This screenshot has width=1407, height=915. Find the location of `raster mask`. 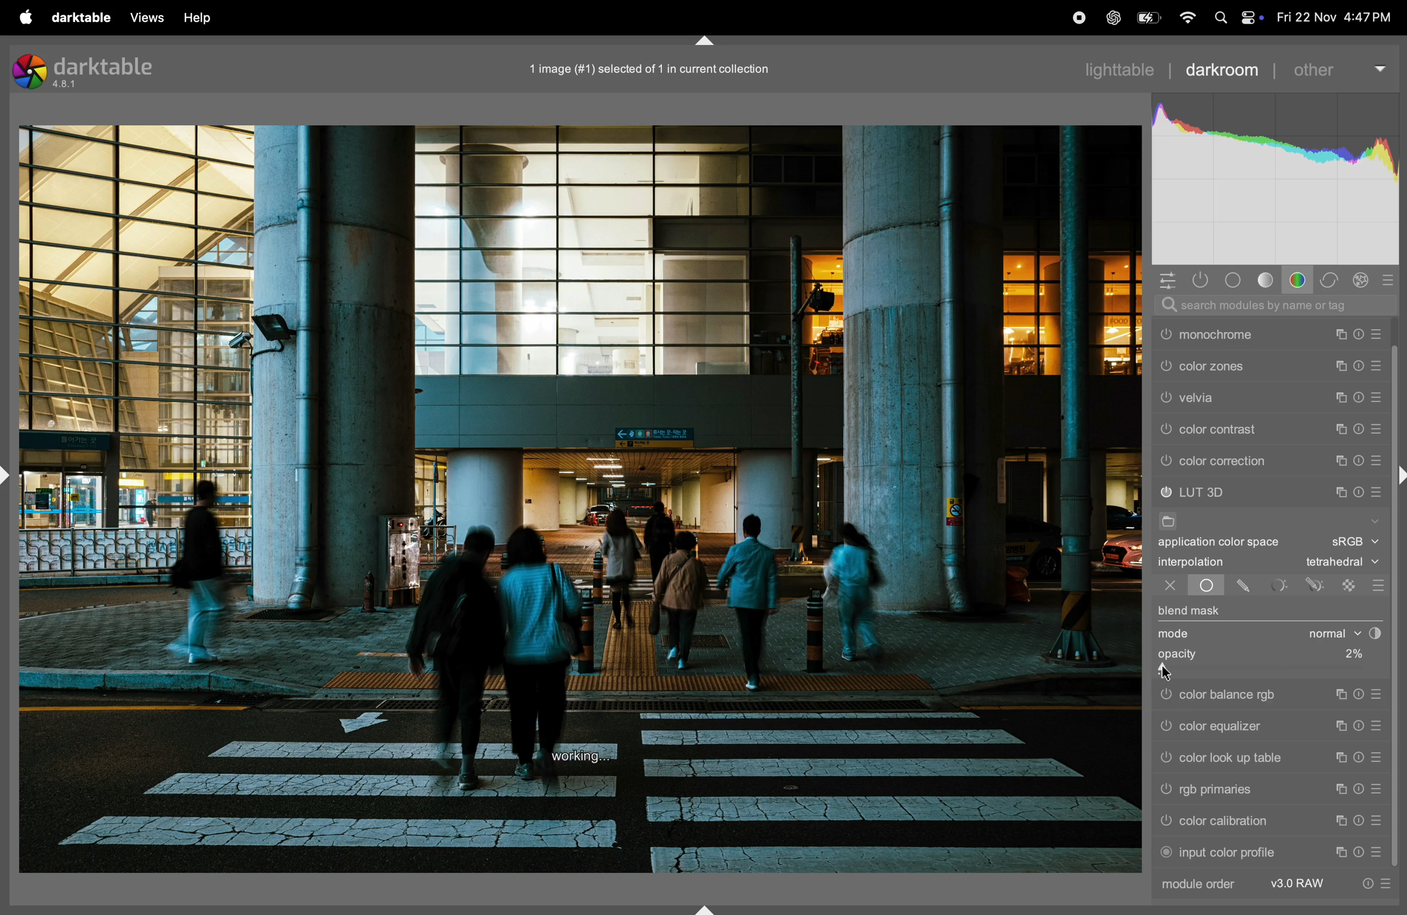

raster mask is located at coordinates (1348, 585).